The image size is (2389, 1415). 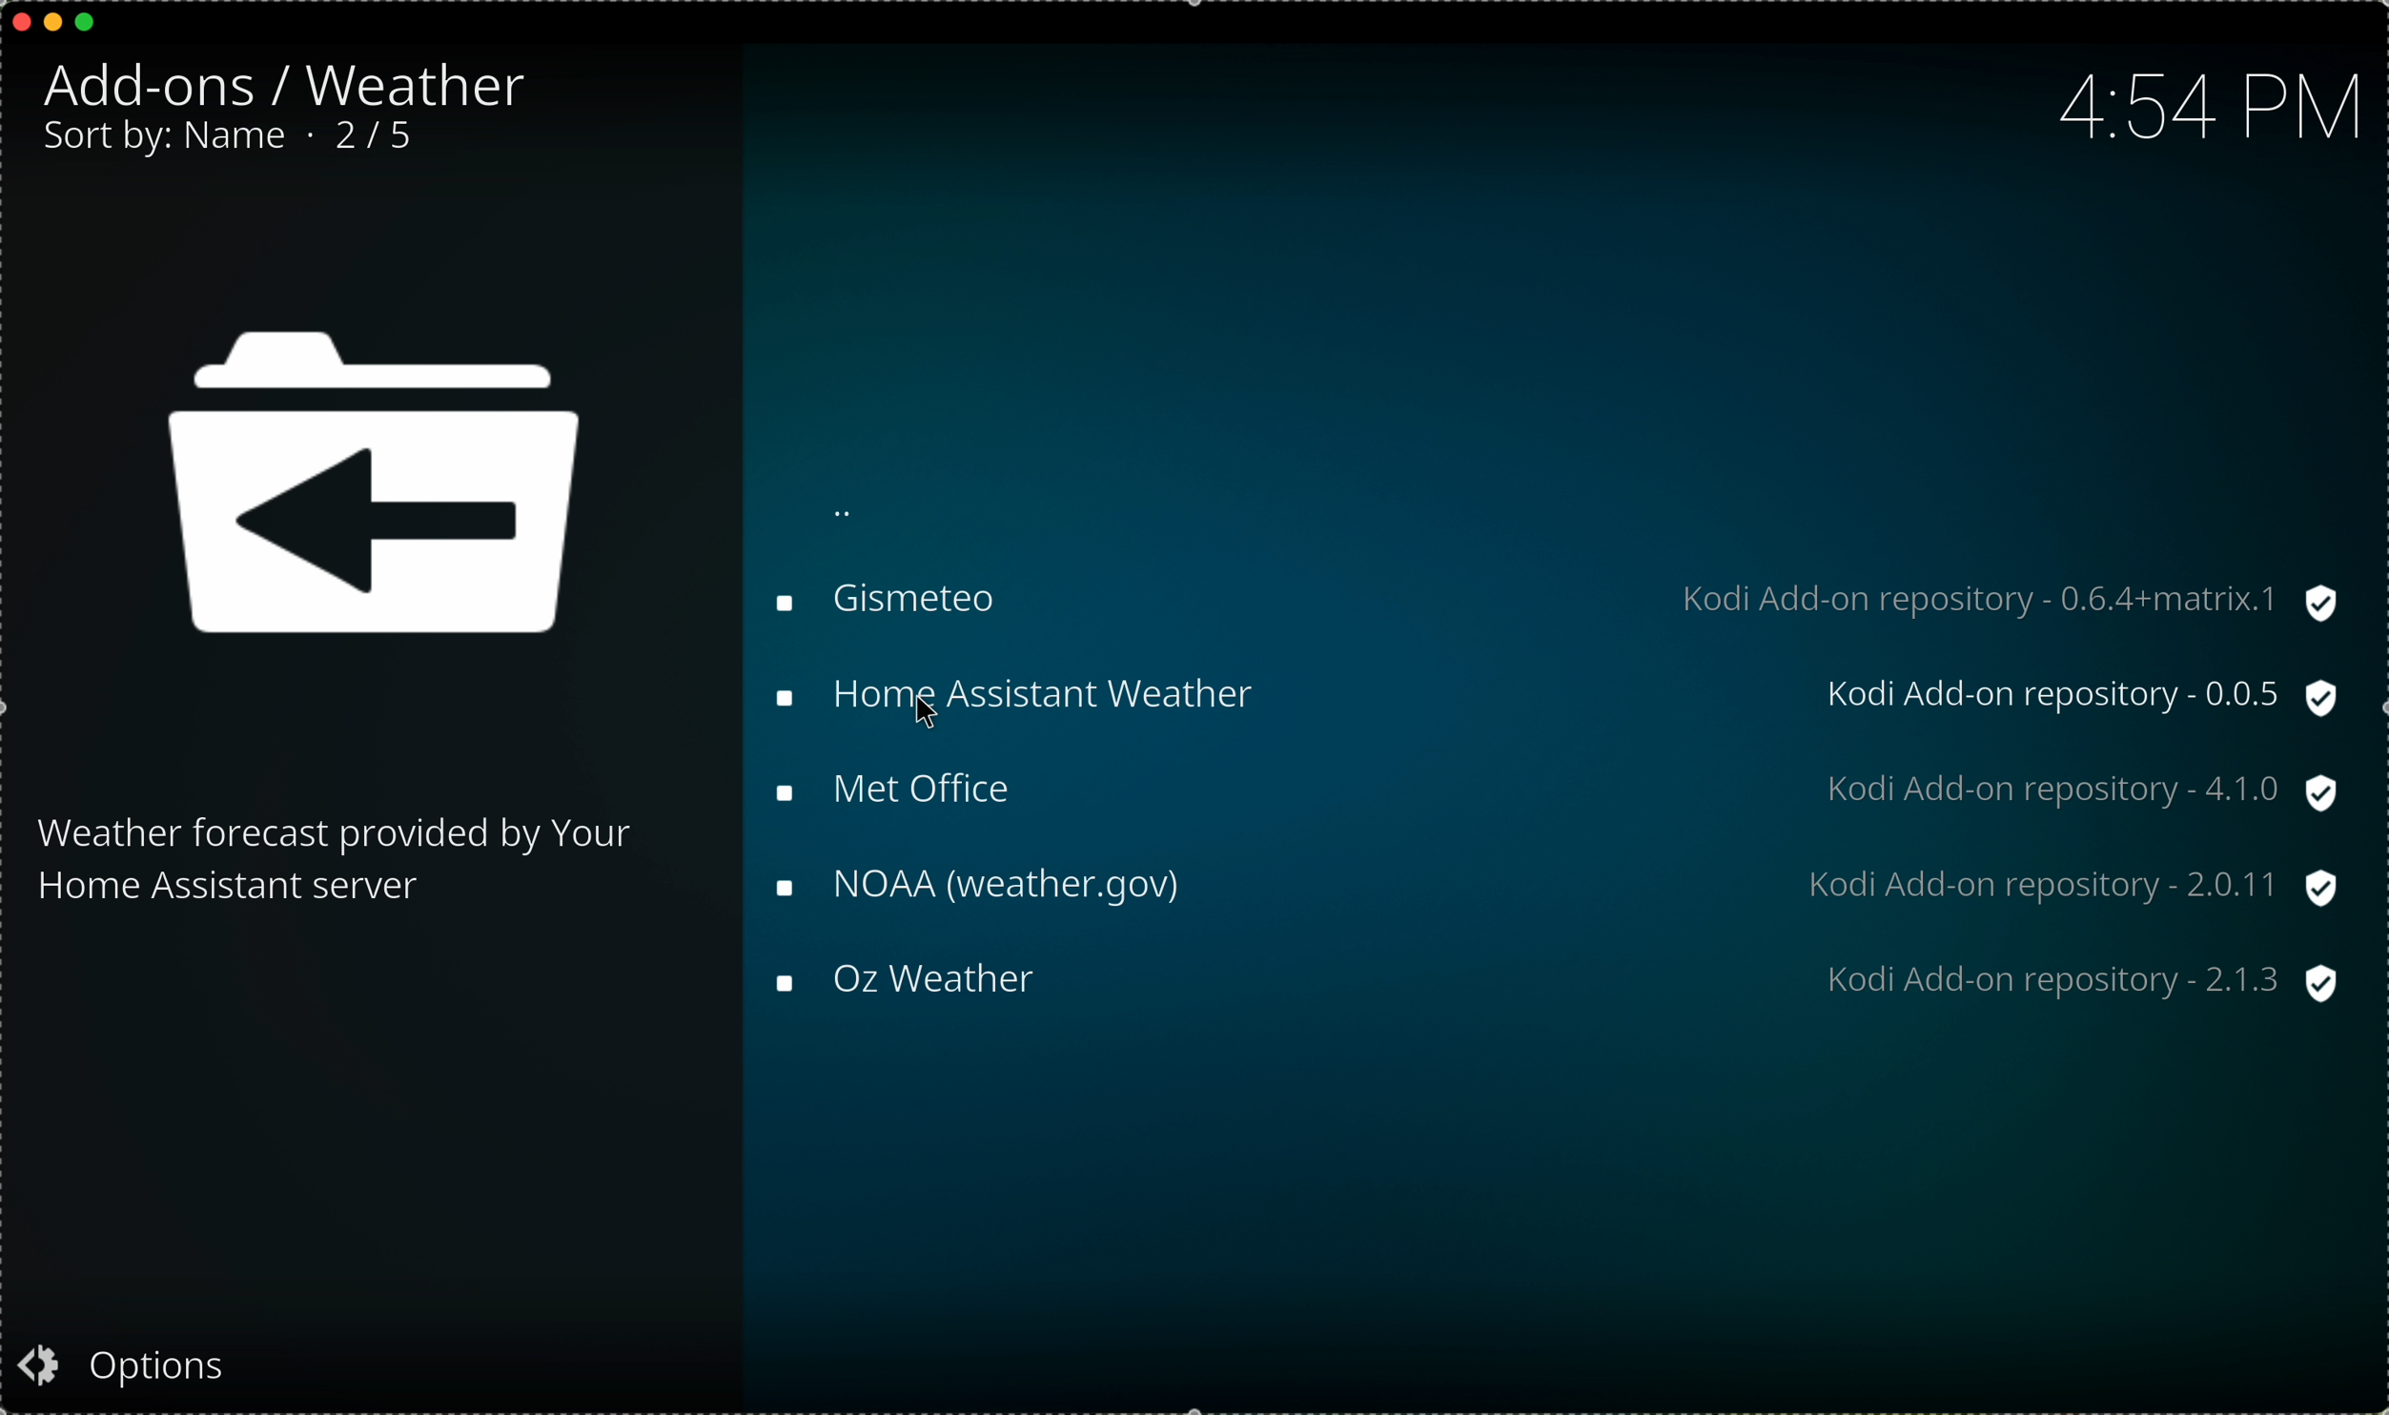 What do you see at coordinates (134, 1361) in the screenshot?
I see `options` at bounding box center [134, 1361].